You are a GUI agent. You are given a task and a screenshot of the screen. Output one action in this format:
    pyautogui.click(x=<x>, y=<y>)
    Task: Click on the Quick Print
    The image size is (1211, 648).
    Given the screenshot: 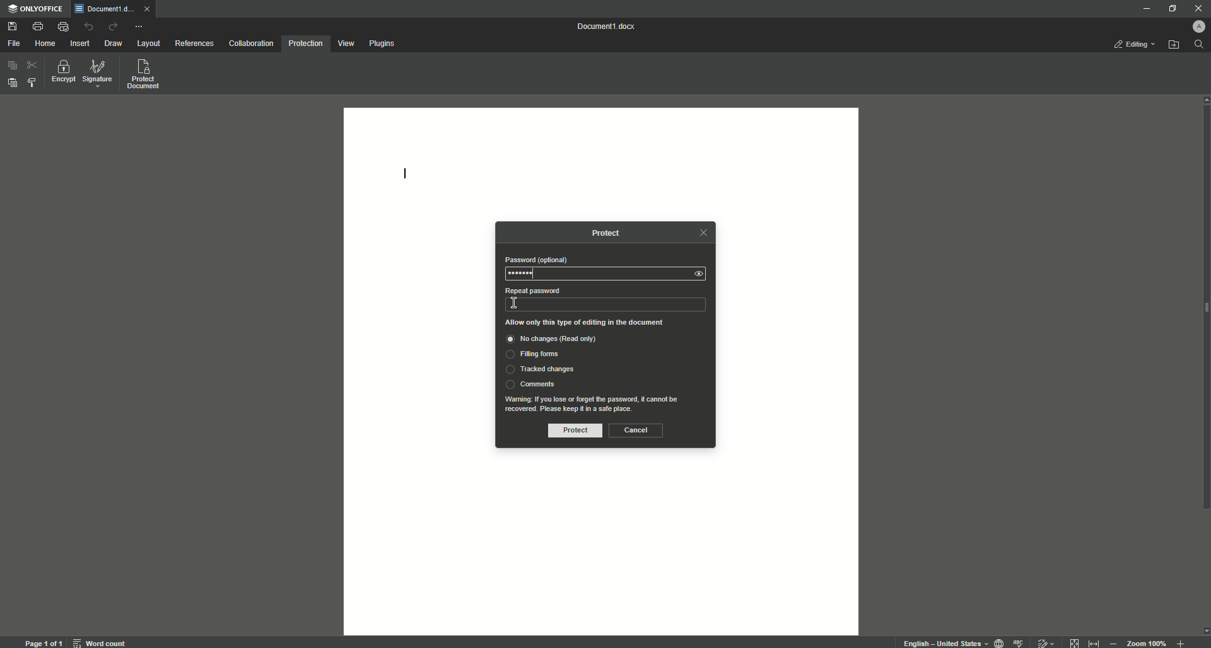 What is the action you would take?
    pyautogui.click(x=63, y=26)
    